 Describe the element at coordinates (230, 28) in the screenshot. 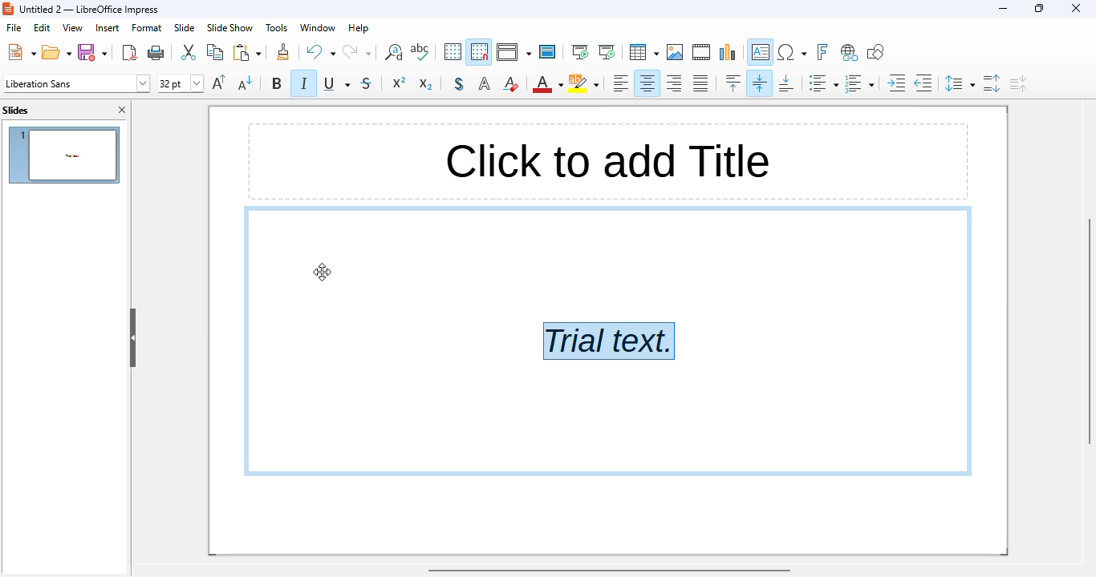

I see `slideshow` at that location.